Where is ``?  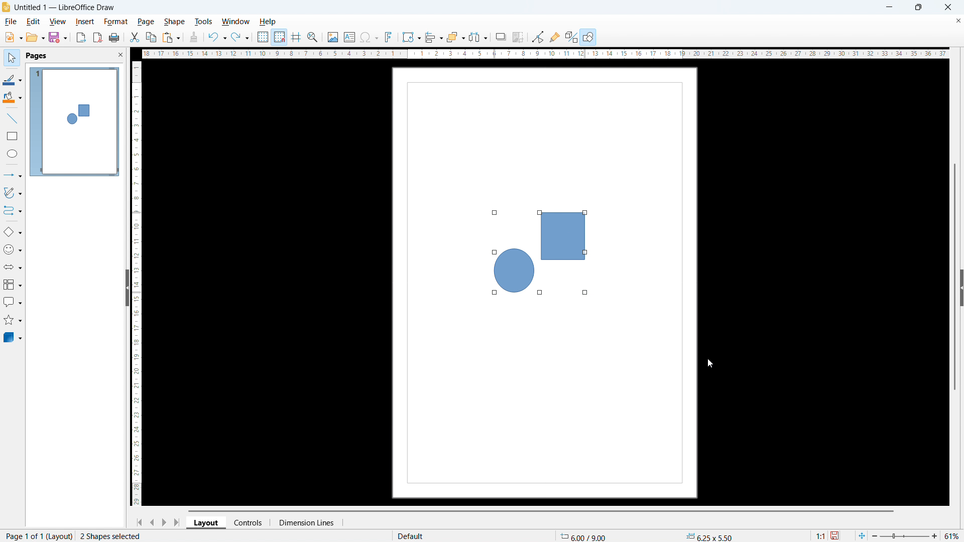  is located at coordinates (539, 38).